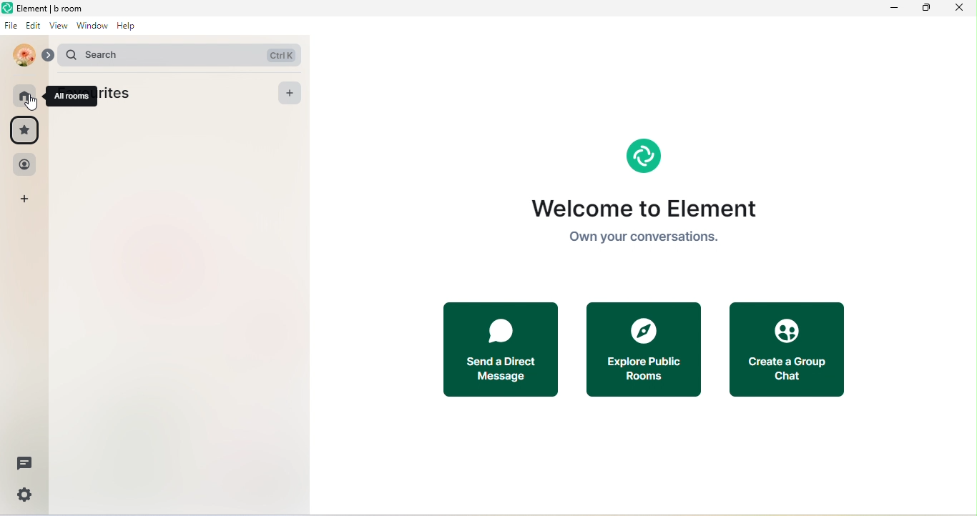  What do you see at coordinates (642, 154) in the screenshot?
I see `logo` at bounding box center [642, 154].